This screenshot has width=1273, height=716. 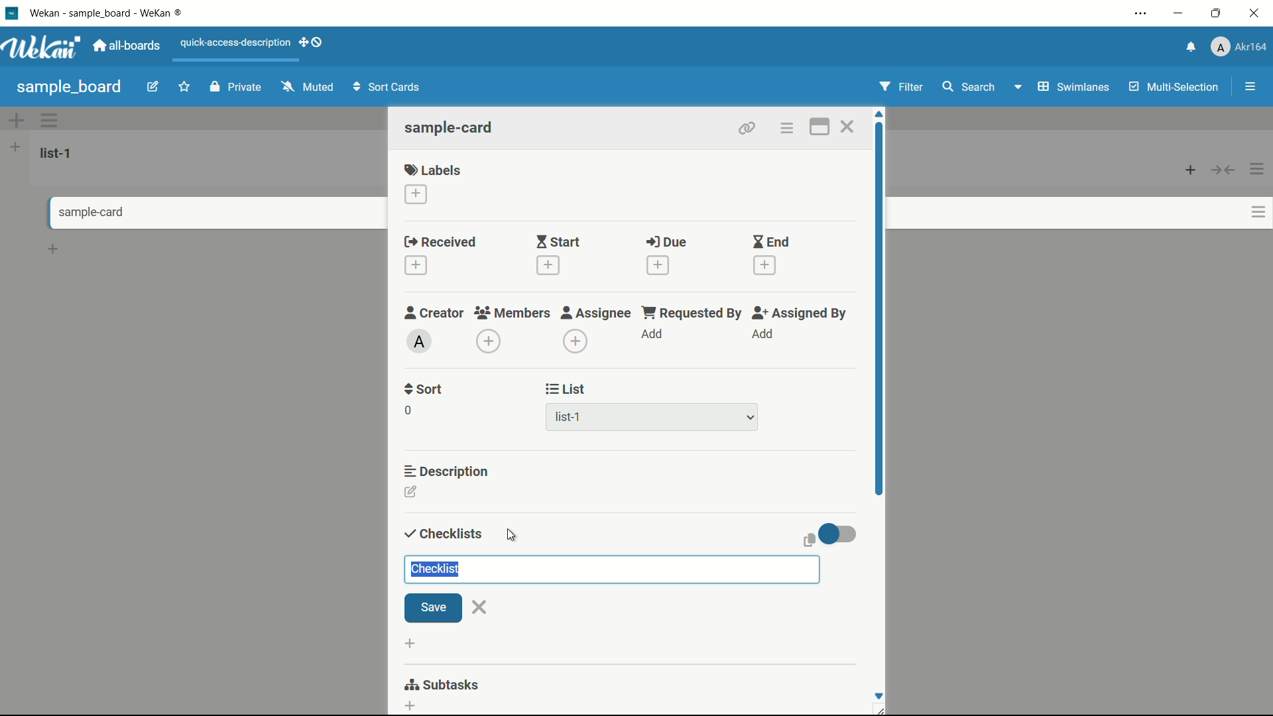 What do you see at coordinates (153, 88) in the screenshot?
I see `edit` at bounding box center [153, 88].